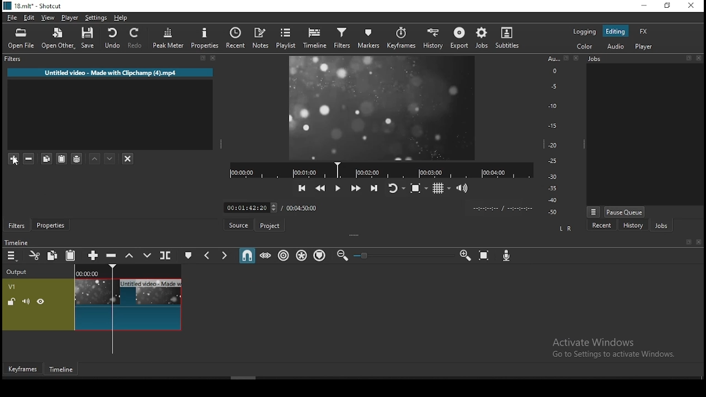 The width and height of the screenshot is (706, 397). Describe the element at coordinates (166, 255) in the screenshot. I see `split at playhead` at that location.